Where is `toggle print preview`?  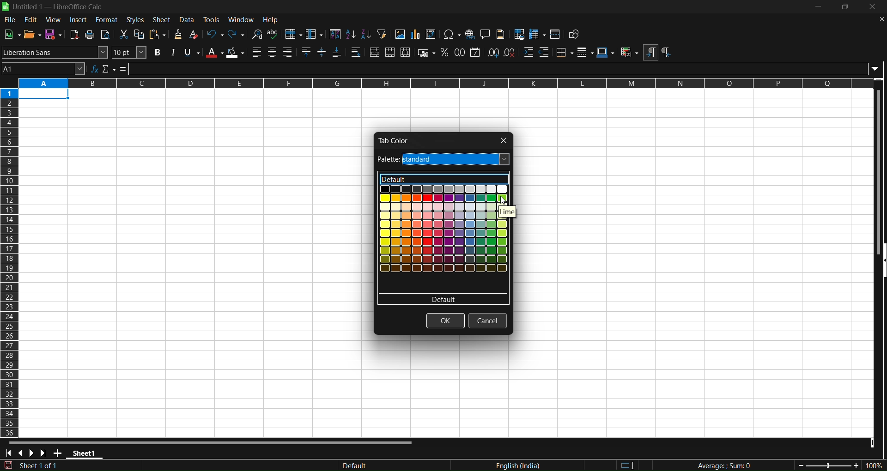 toggle print preview is located at coordinates (106, 35).